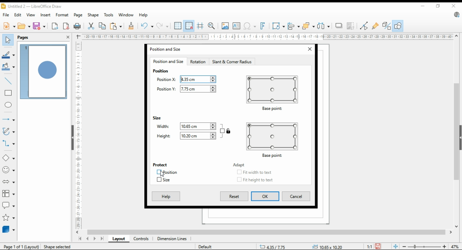 The image size is (462, 250). Describe the element at coordinates (187, 79) in the screenshot. I see `position X:4.35cm` at that location.